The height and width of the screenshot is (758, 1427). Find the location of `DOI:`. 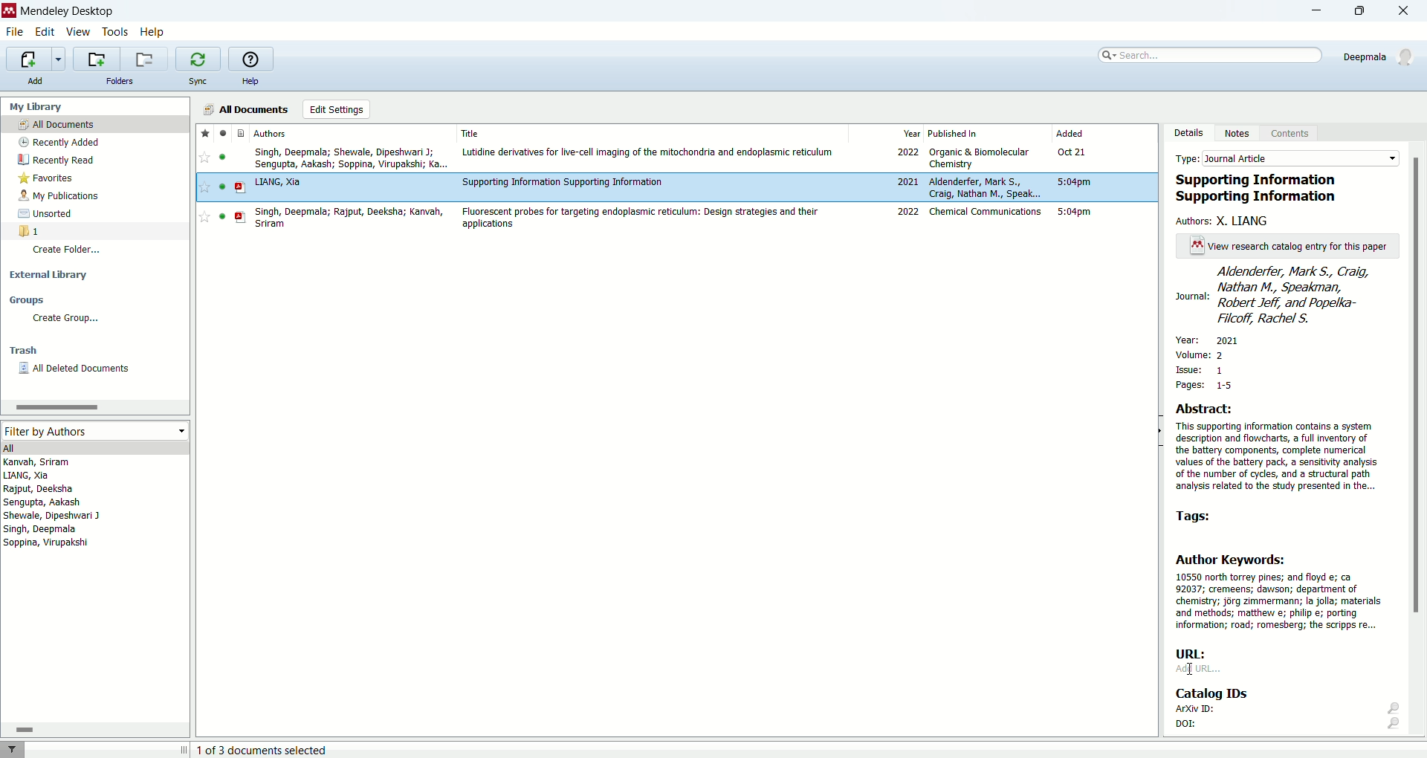

DOI: is located at coordinates (1288, 727).